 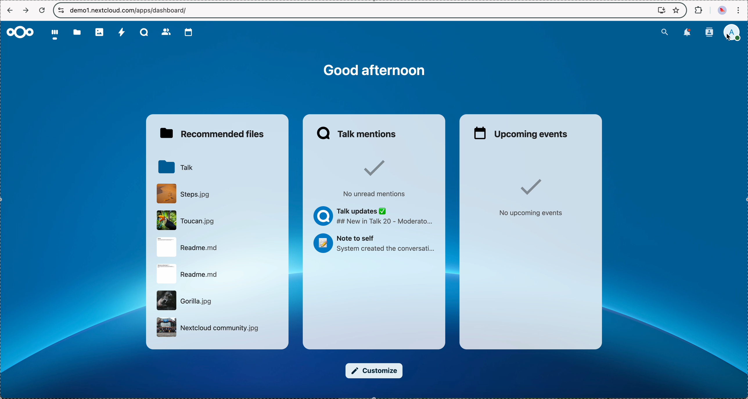 What do you see at coordinates (686, 33) in the screenshot?
I see `notifications` at bounding box center [686, 33].